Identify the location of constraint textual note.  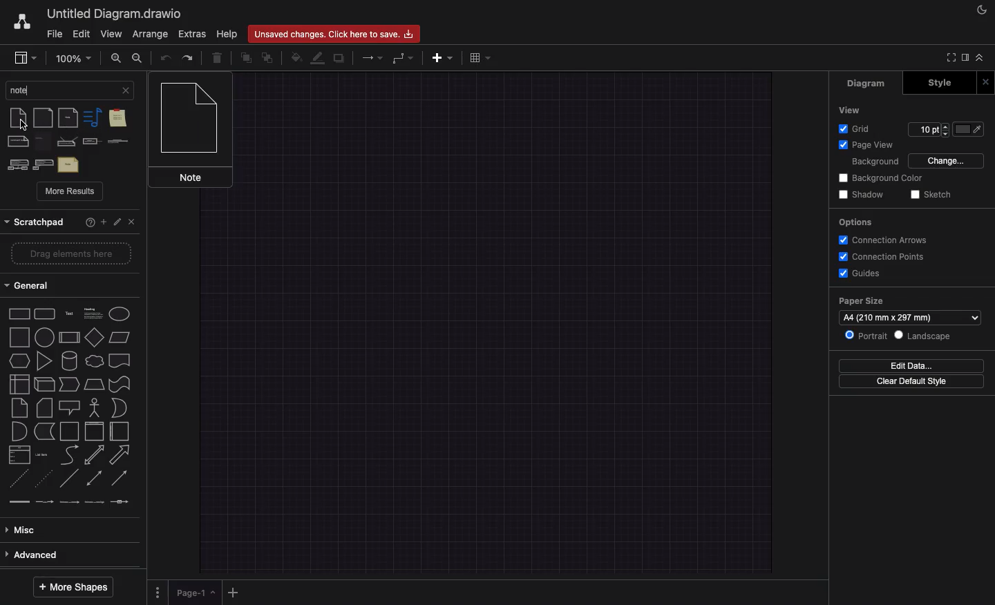
(117, 142).